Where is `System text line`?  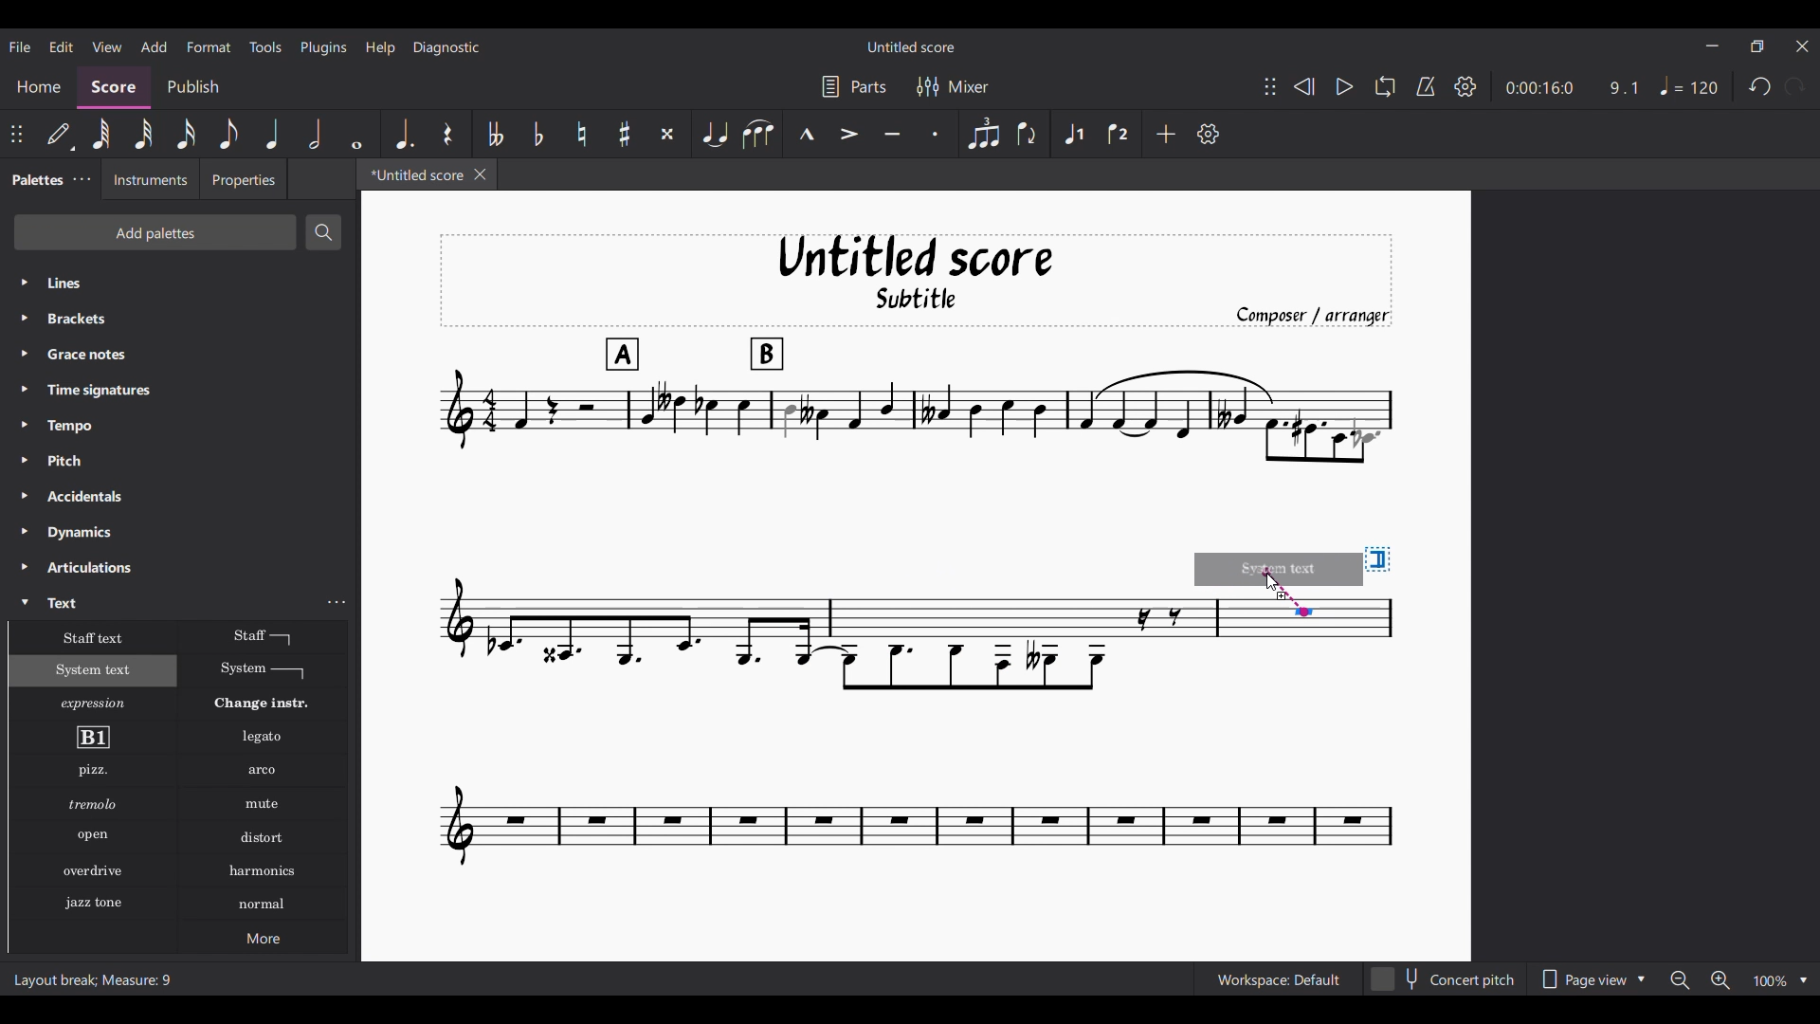
System text line is located at coordinates (263, 670).